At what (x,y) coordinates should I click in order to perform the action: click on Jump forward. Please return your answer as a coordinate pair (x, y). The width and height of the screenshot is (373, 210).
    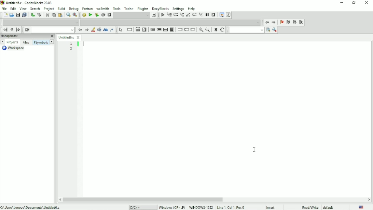
    Looking at the image, I should click on (274, 23).